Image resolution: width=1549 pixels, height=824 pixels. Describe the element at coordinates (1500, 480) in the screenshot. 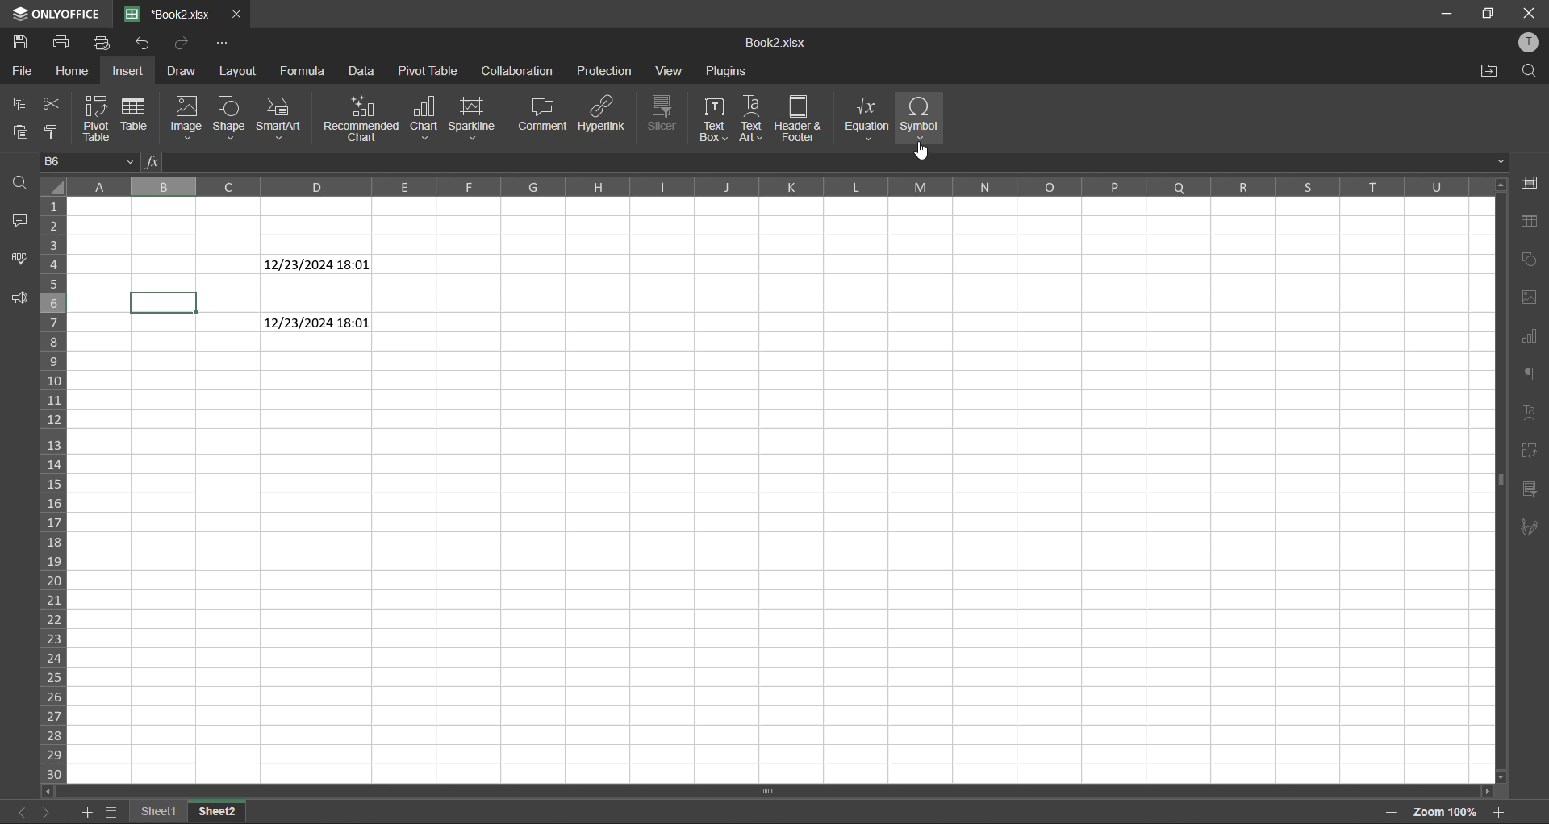

I see `scrollbar` at that location.